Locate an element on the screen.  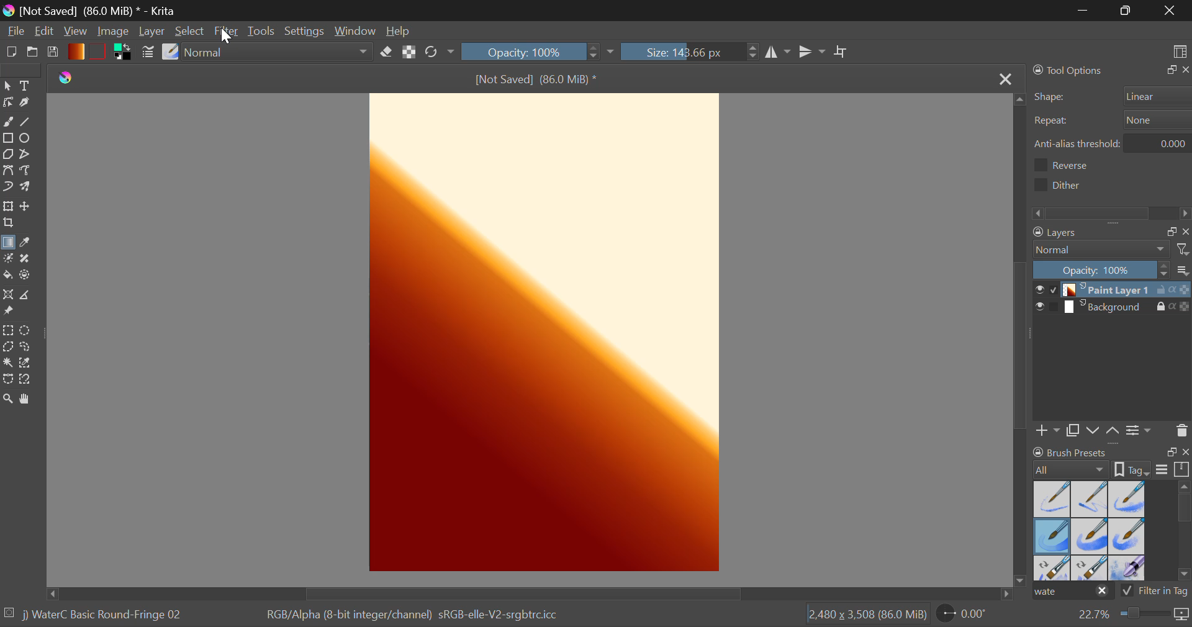
Assistant Tool is located at coordinates (9, 295).